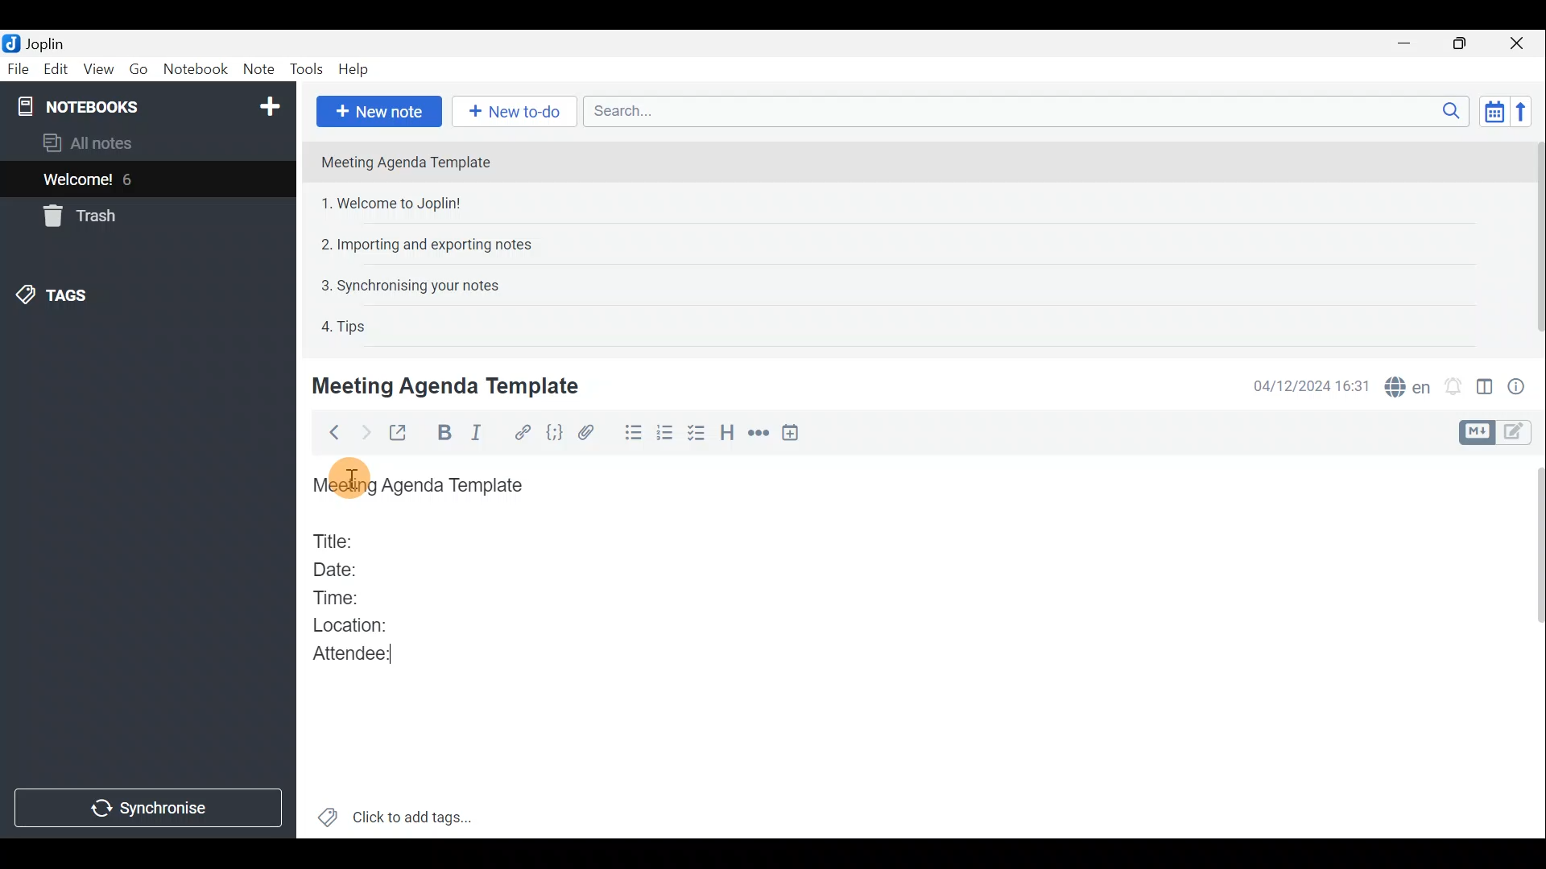 The image size is (1546, 869). I want to click on Heading, so click(726, 437).